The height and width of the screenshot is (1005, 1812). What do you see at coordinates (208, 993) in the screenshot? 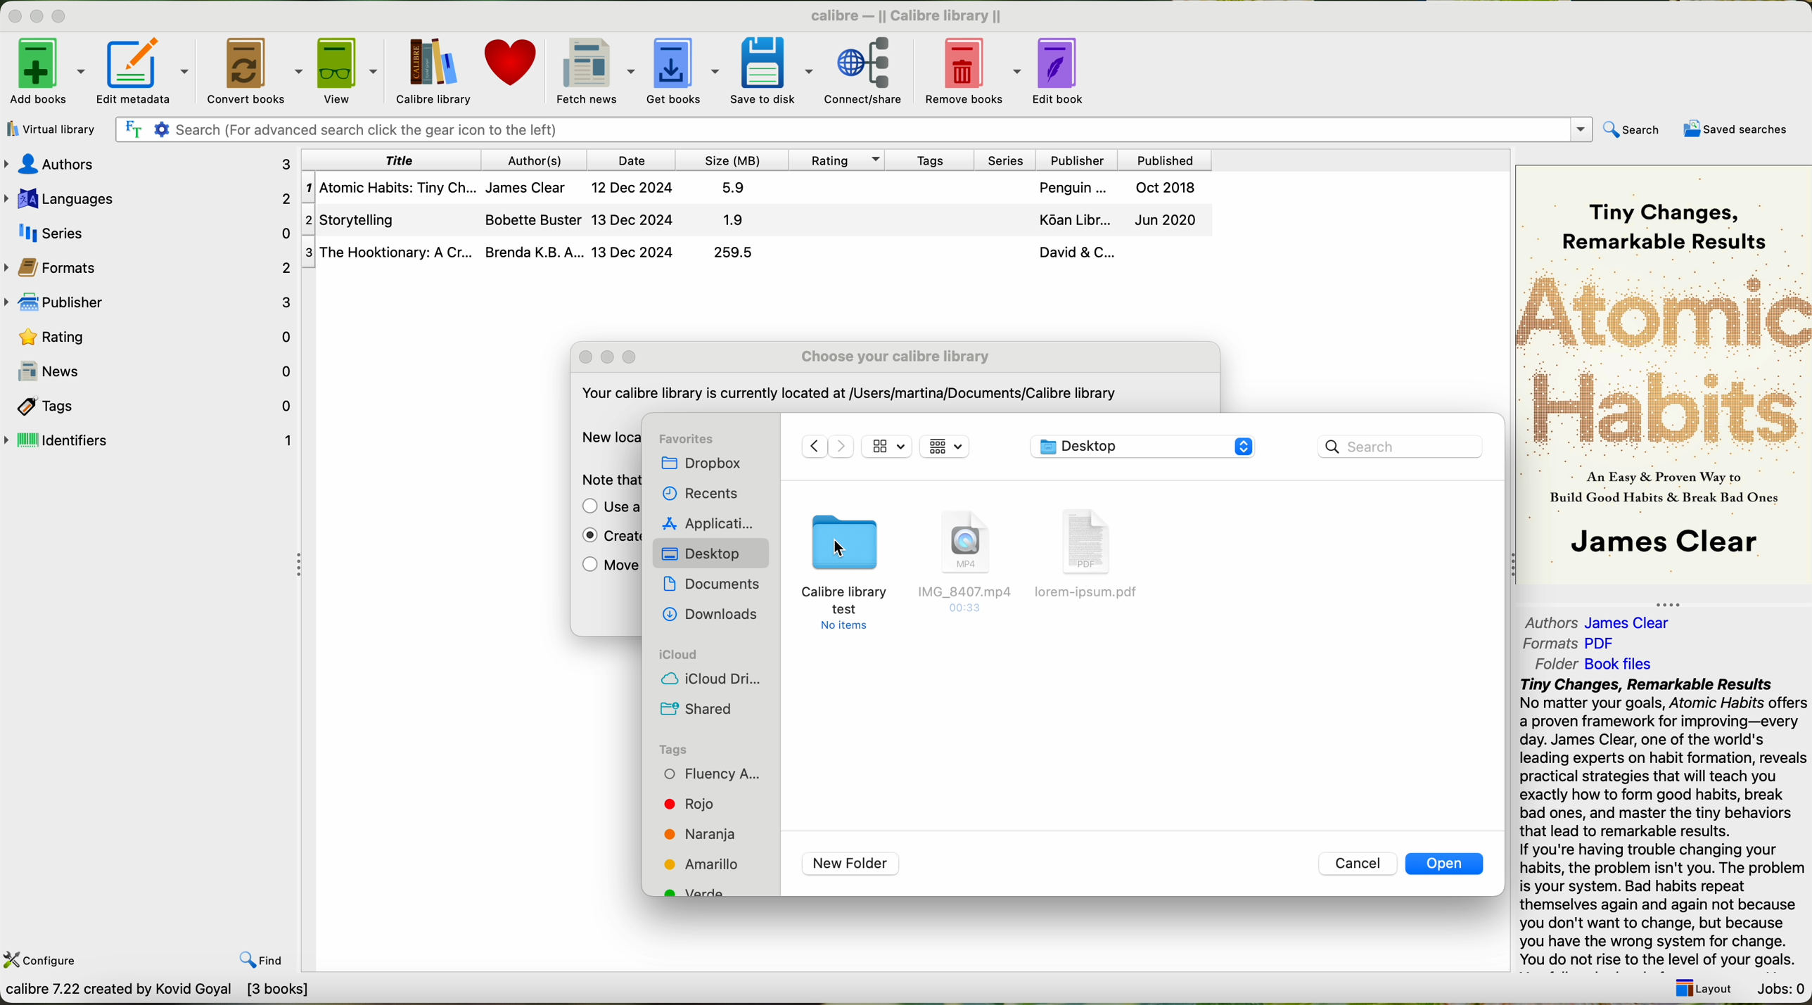
I see `Choose calbre library to work with Calbre Library [3book}` at bounding box center [208, 993].